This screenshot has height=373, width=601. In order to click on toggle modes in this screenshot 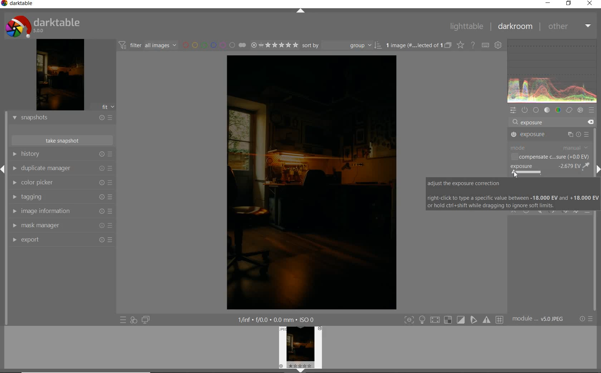, I will do `click(454, 319)`.